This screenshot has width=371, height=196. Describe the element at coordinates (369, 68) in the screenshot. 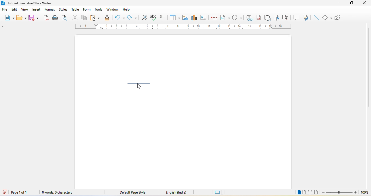

I see `vertical scroll bar` at that location.